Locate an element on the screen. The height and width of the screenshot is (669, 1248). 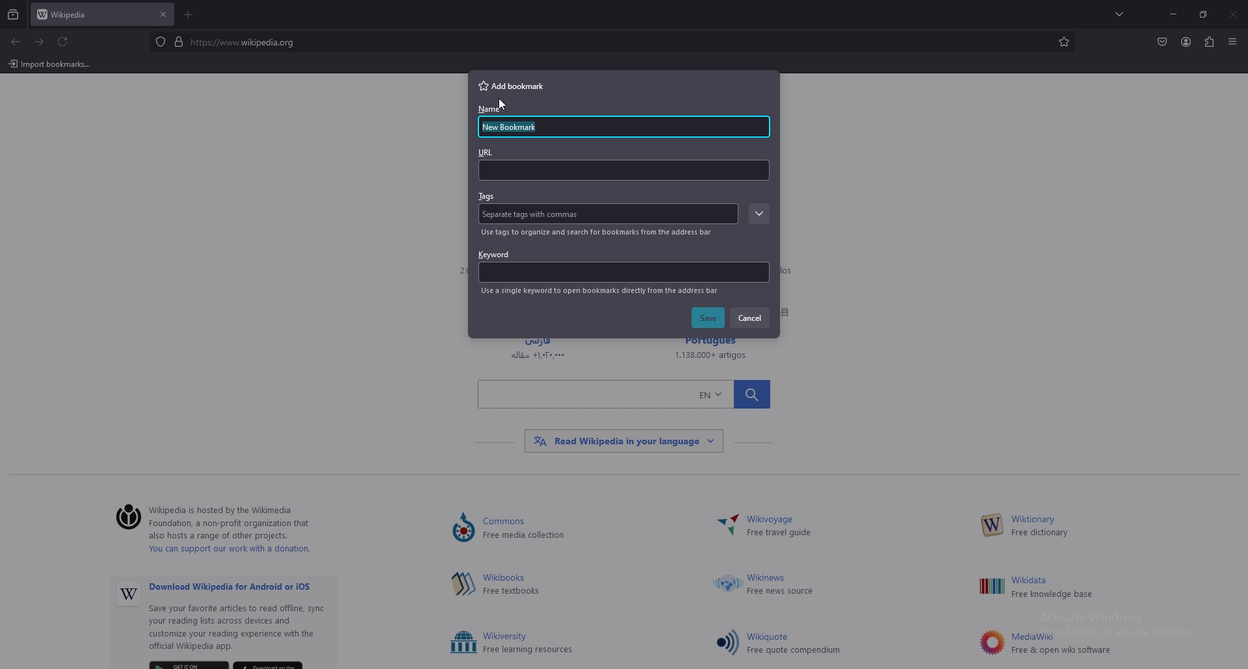
 is located at coordinates (1064, 588).